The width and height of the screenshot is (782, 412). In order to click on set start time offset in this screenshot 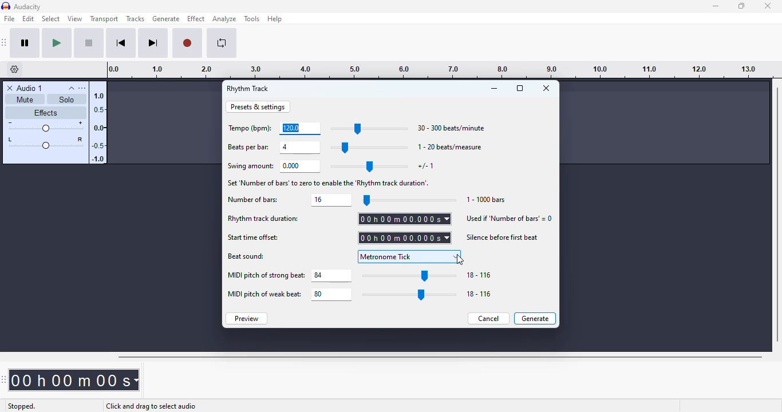, I will do `click(404, 237)`.